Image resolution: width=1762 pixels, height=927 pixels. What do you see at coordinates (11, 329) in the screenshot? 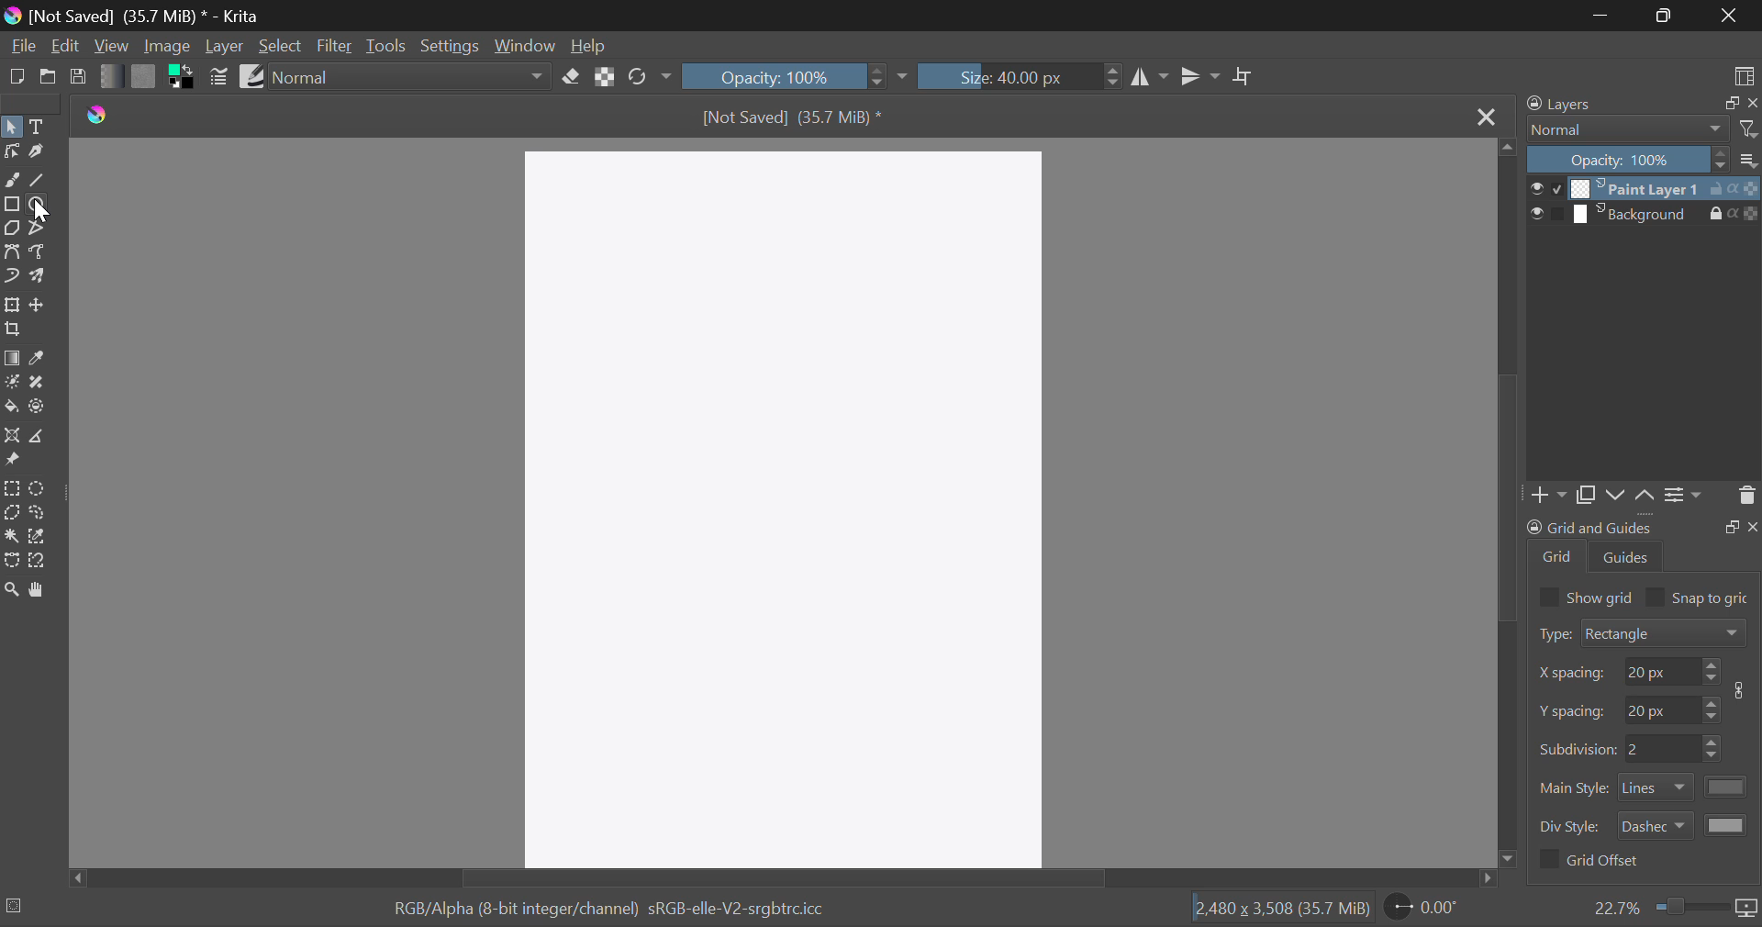
I see `Crop` at bounding box center [11, 329].